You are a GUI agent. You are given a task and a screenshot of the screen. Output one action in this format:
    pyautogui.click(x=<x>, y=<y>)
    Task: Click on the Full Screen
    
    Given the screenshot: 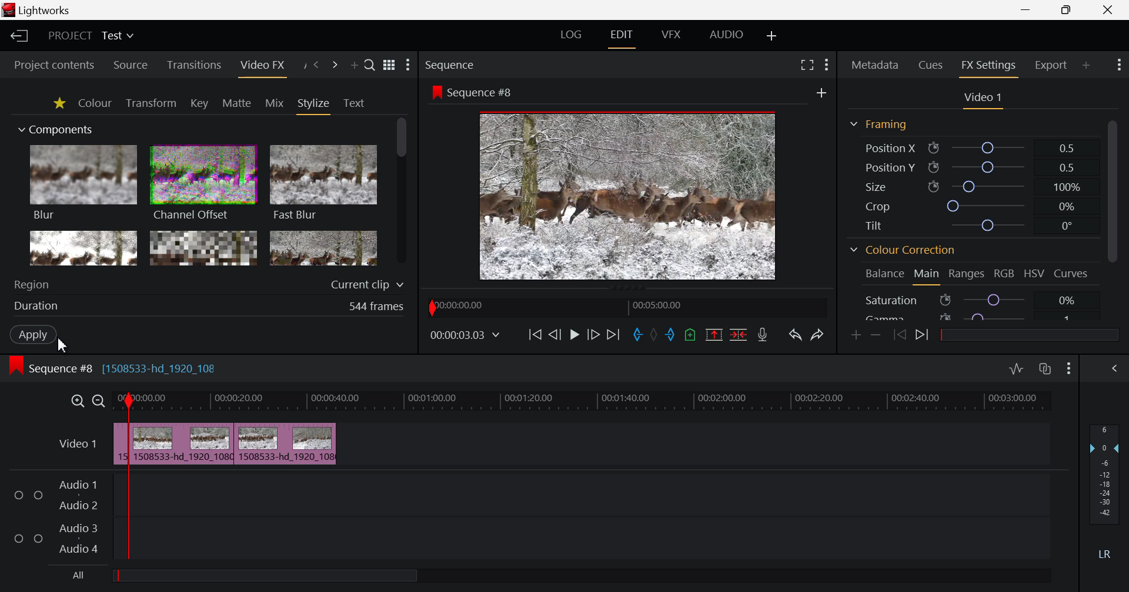 What is the action you would take?
    pyautogui.click(x=804, y=67)
    